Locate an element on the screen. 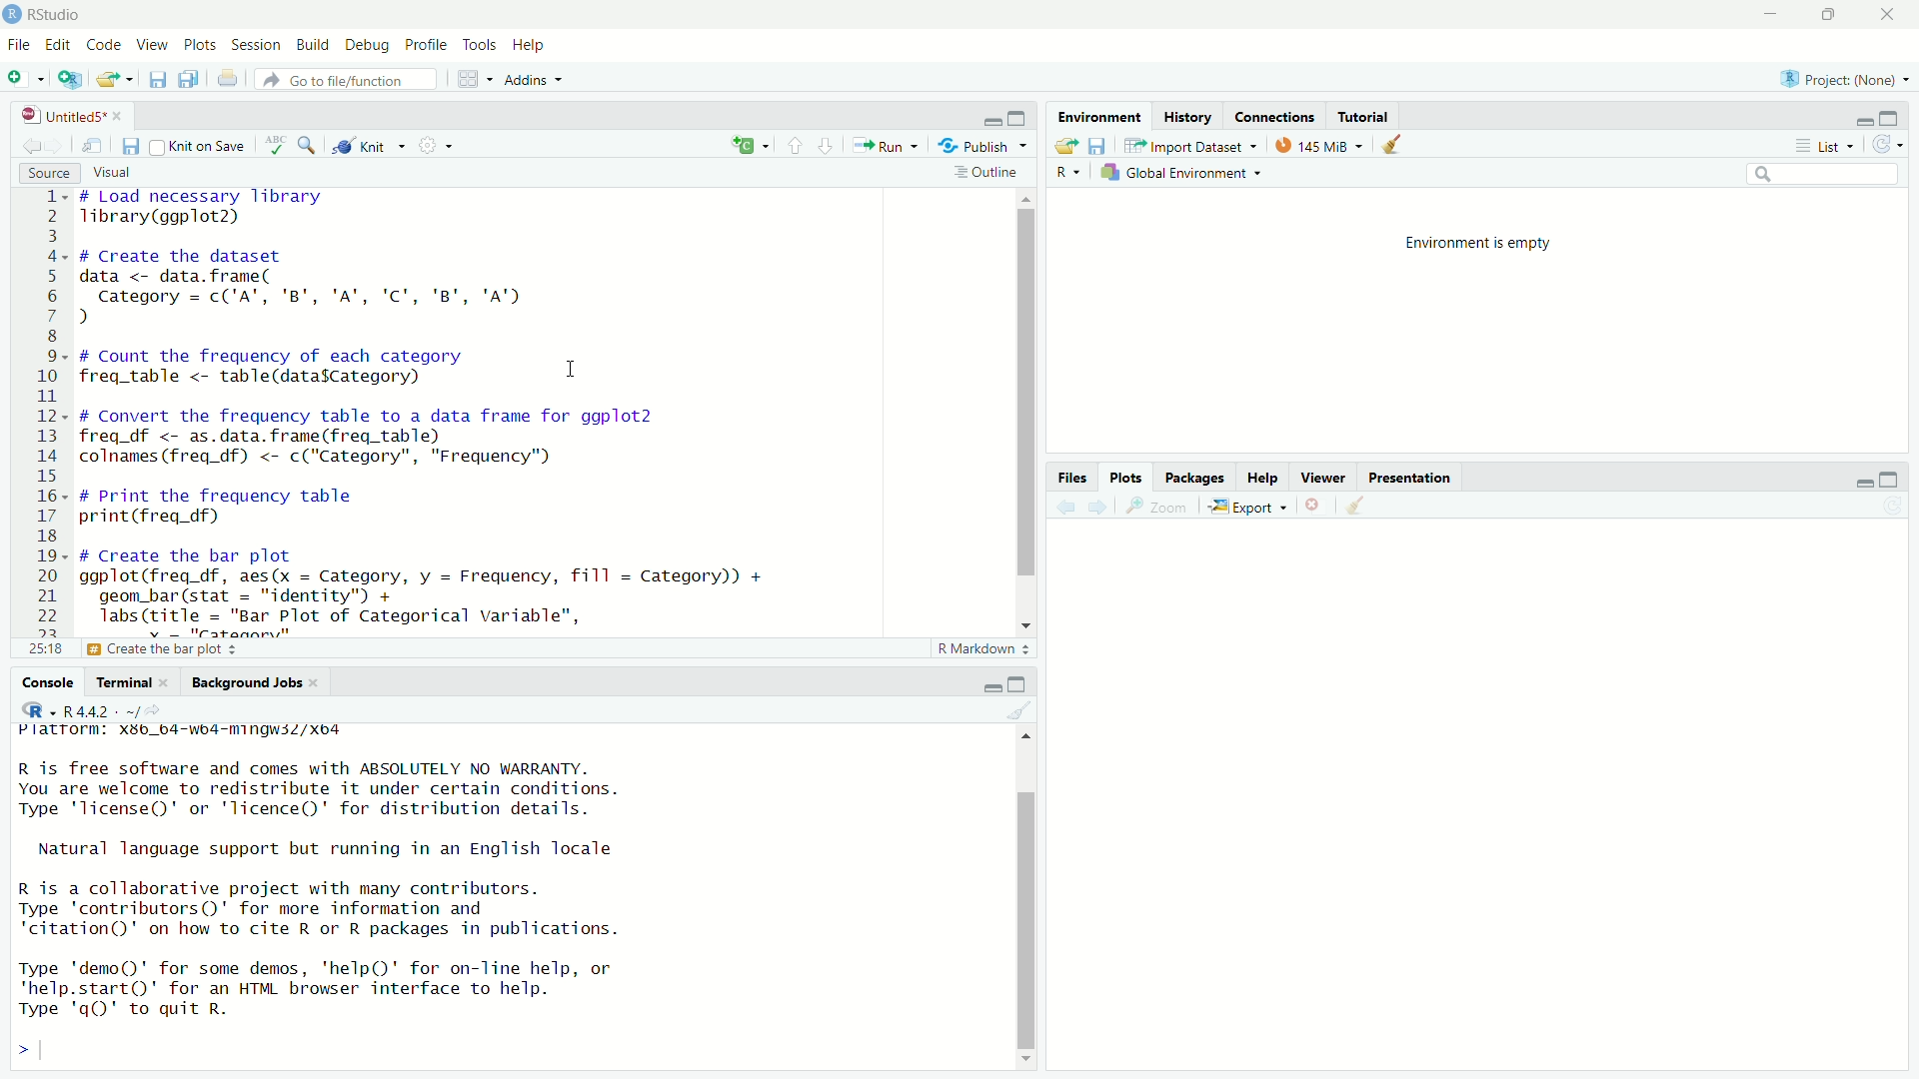 The width and height of the screenshot is (1919, 1079). plots is located at coordinates (200, 46).